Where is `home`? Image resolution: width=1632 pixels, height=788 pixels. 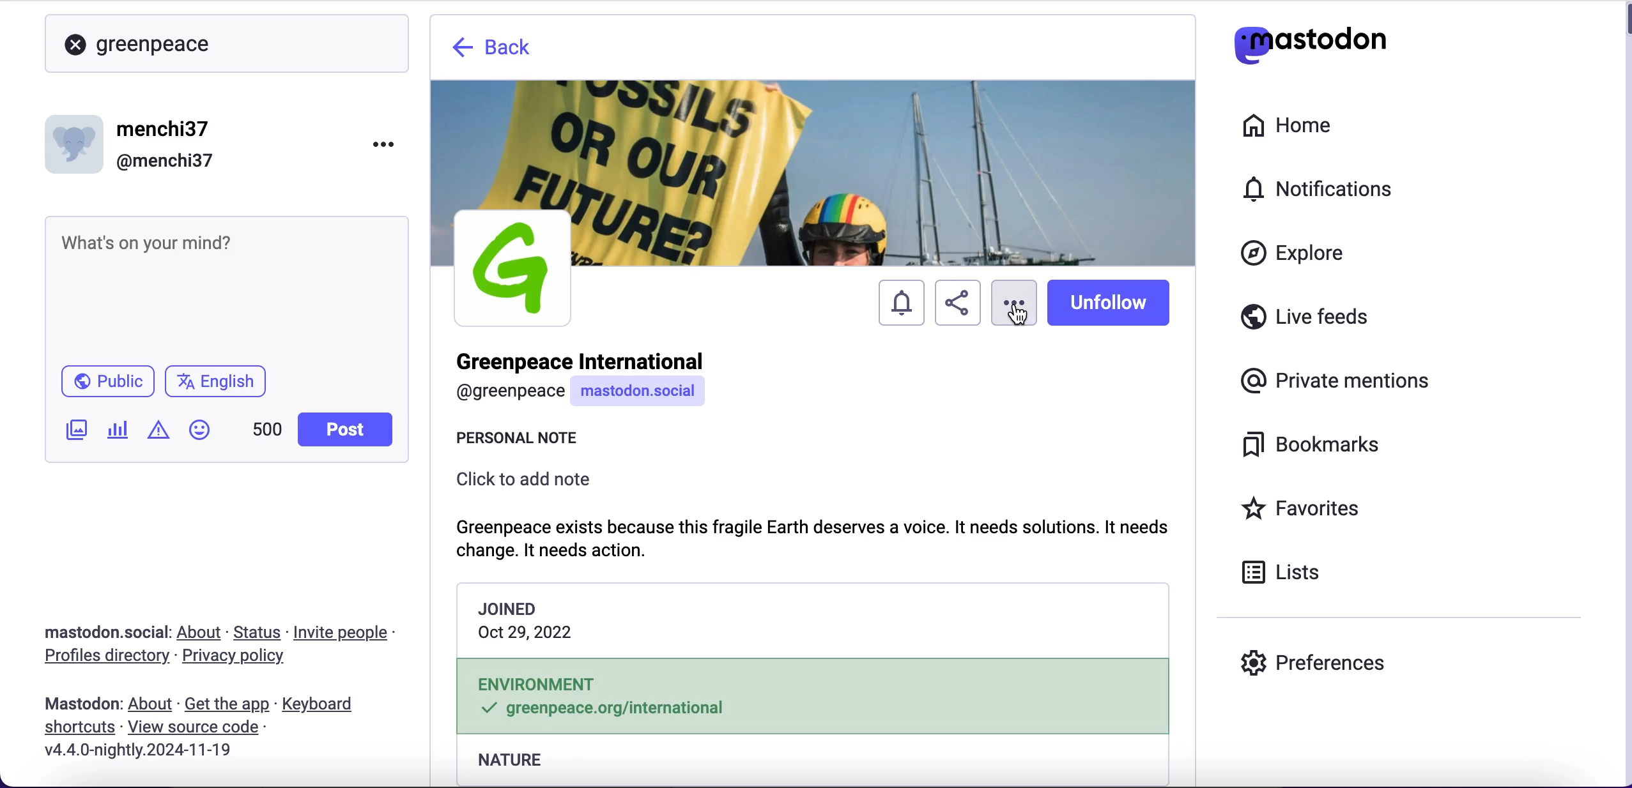
home is located at coordinates (1284, 126).